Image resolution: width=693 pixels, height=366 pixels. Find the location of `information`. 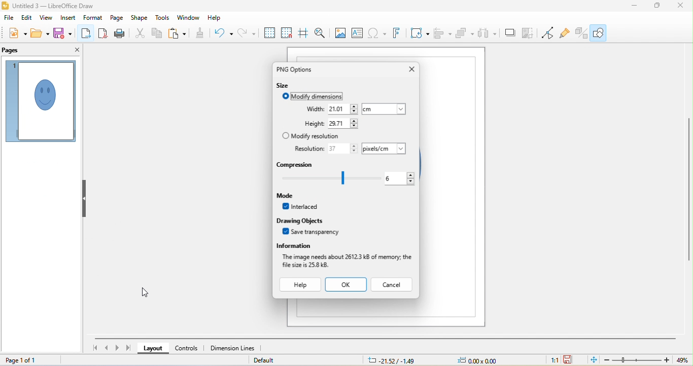

information is located at coordinates (295, 246).